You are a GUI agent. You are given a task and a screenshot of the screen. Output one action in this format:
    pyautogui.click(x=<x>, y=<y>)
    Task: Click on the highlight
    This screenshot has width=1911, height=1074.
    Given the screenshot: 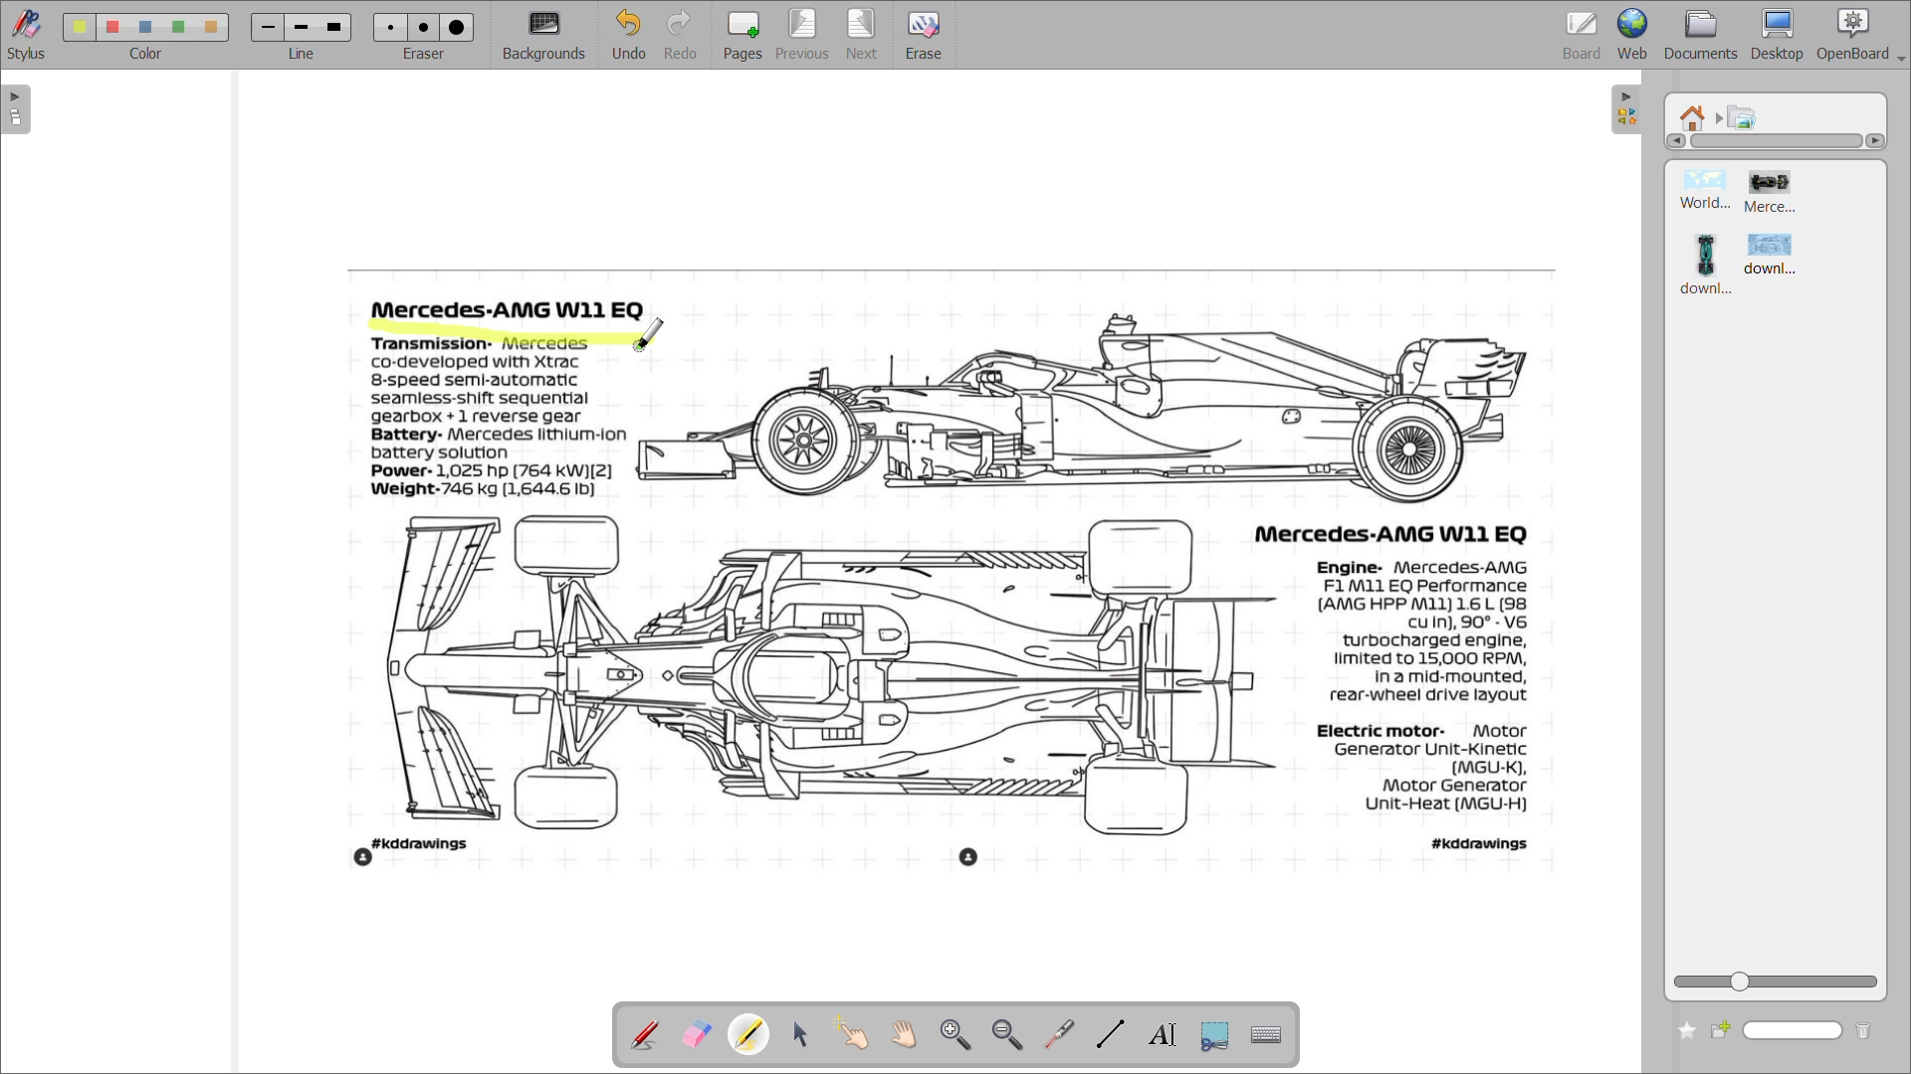 What is the action you would take?
    pyautogui.click(x=751, y=1034)
    